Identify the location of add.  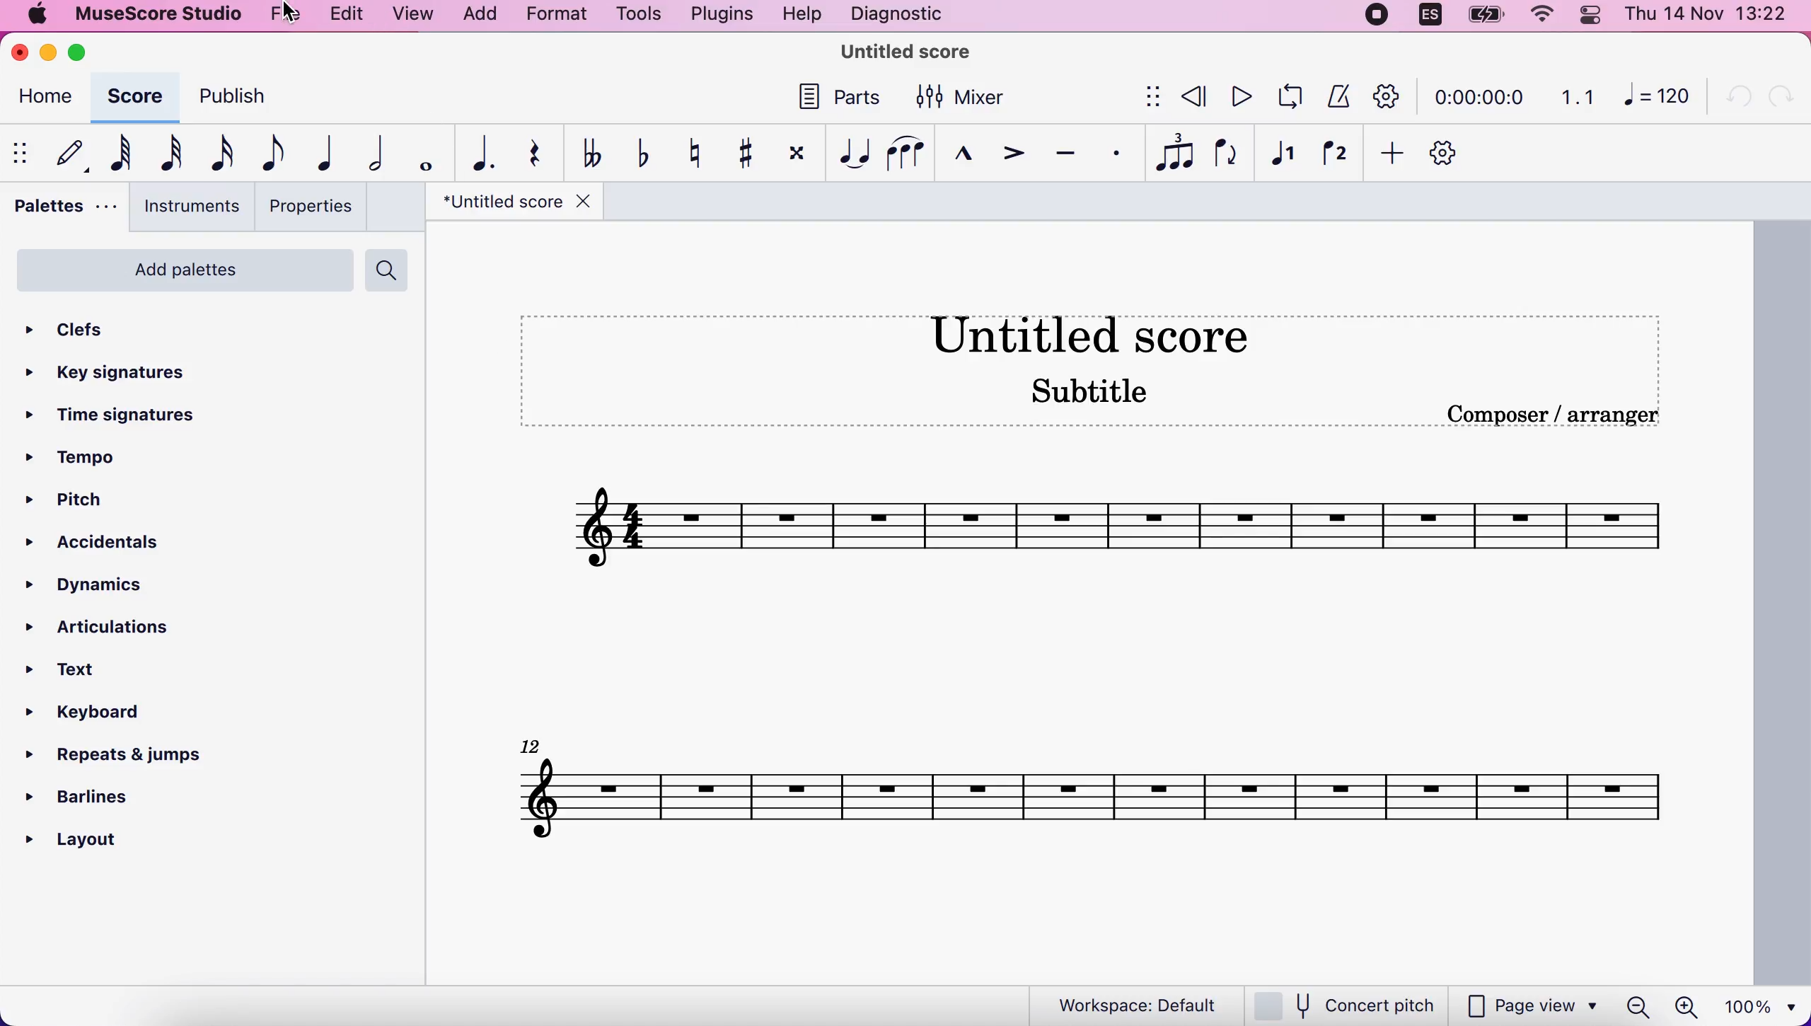
(1387, 151).